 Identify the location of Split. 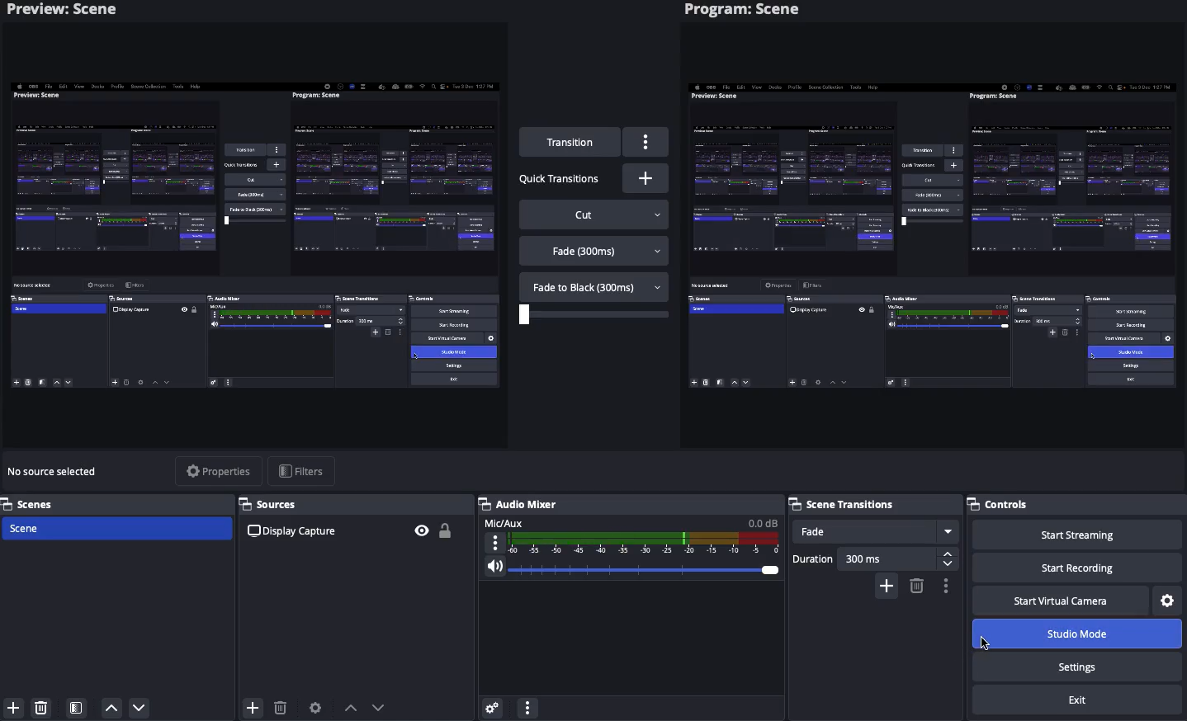
(254, 241).